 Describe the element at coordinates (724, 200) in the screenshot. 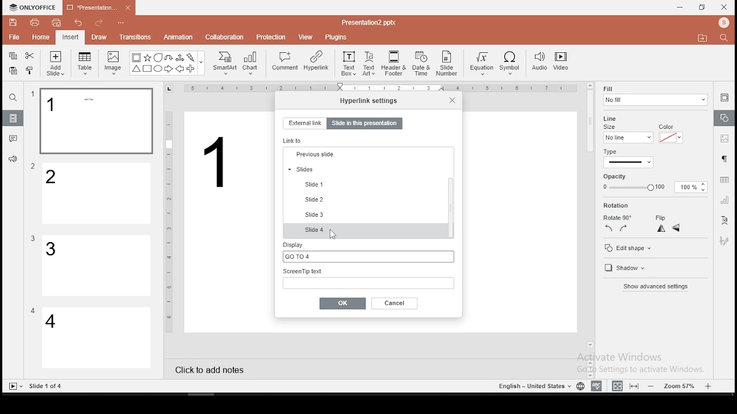

I see `chart settings` at that location.